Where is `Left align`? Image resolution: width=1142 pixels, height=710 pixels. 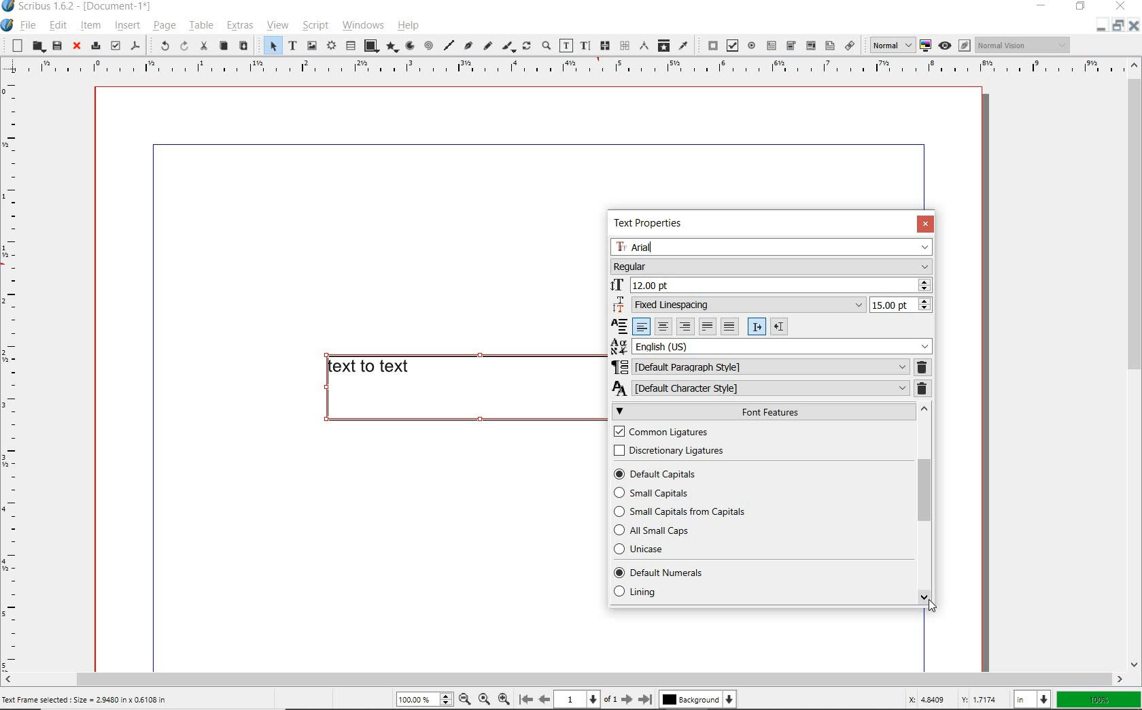 Left align is located at coordinates (642, 326).